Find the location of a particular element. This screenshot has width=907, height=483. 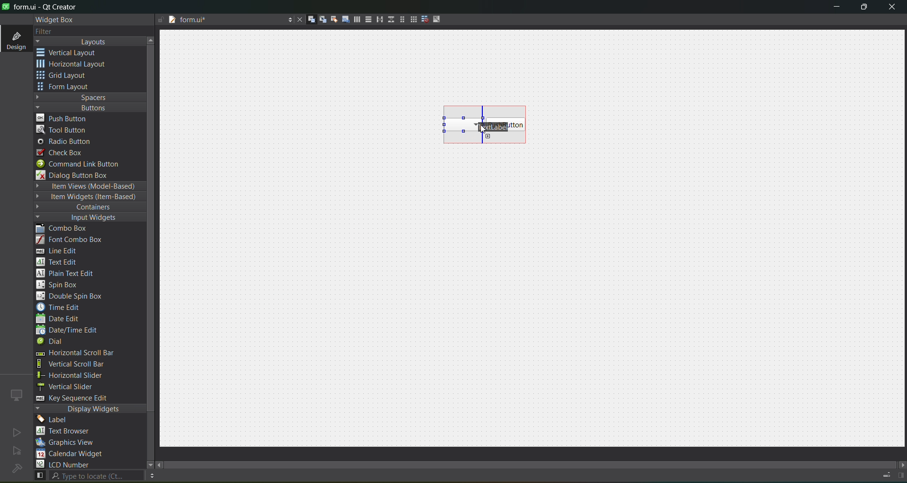

tab name is located at coordinates (224, 20).